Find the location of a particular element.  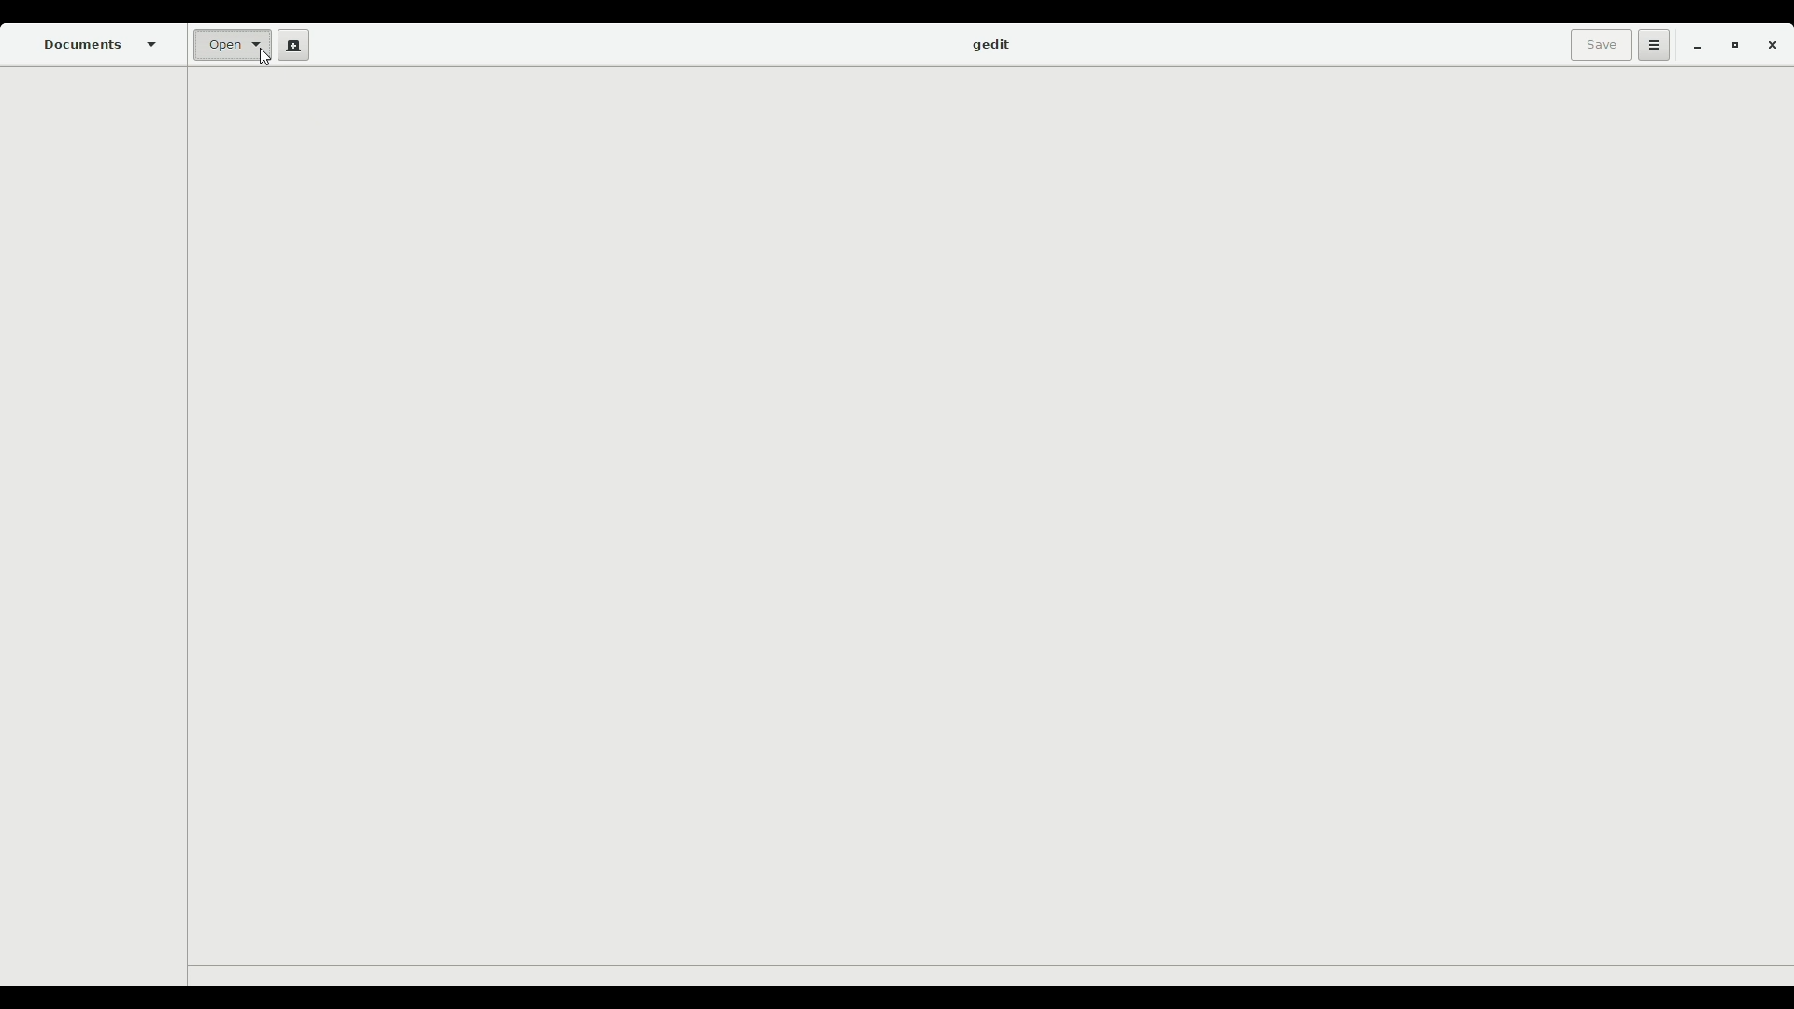

Save is located at coordinates (1597, 45).